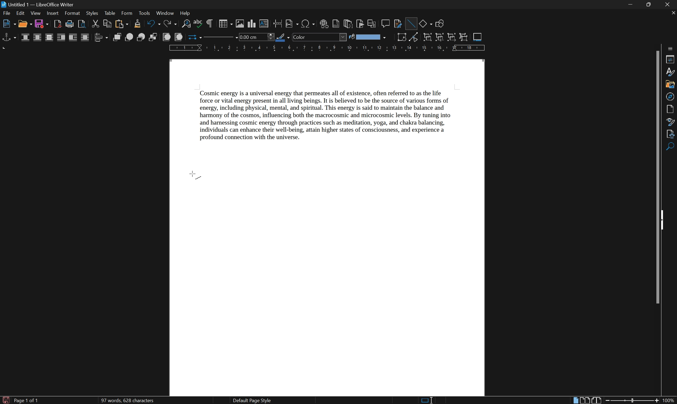 Image resolution: width=677 pixels, height=404 pixels. Describe the element at coordinates (670, 4) in the screenshot. I see `close` at that location.